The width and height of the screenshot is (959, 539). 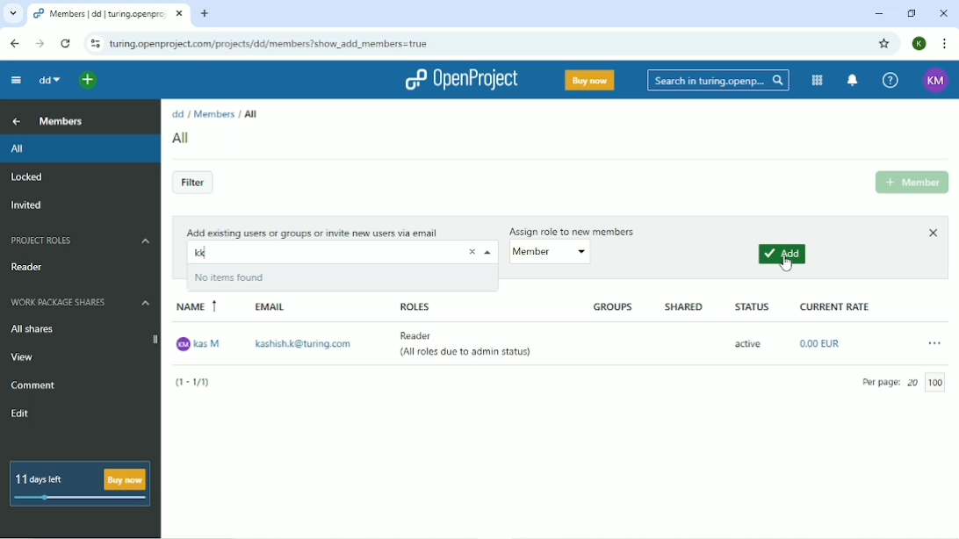 What do you see at coordinates (615, 307) in the screenshot?
I see `Groups` at bounding box center [615, 307].